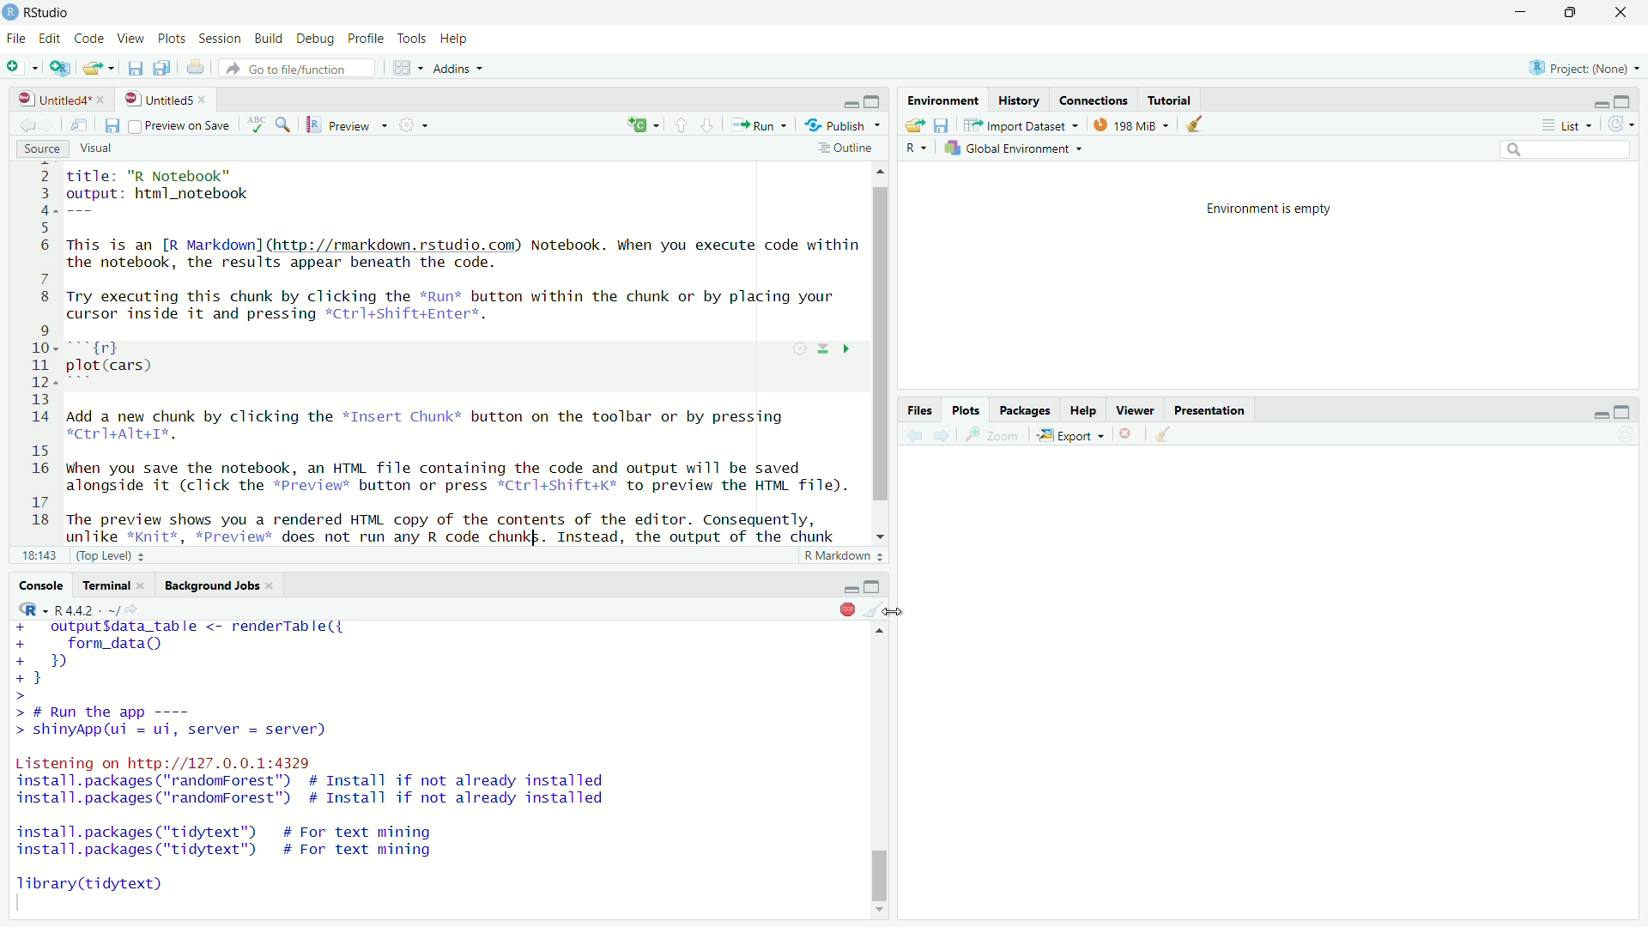  I want to click on settings, so click(417, 124).